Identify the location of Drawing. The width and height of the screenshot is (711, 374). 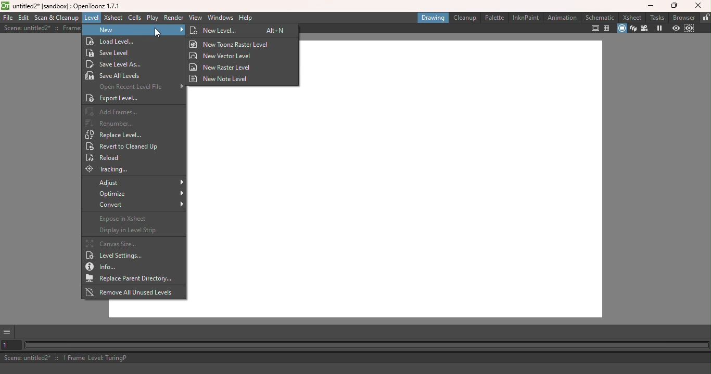
(433, 18).